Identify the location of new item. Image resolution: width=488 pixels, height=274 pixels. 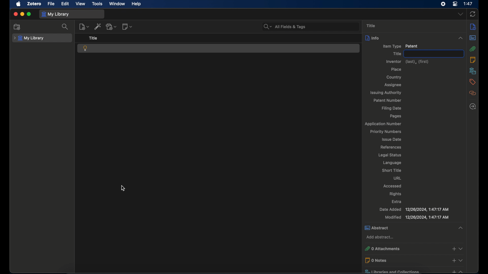
(84, 26).